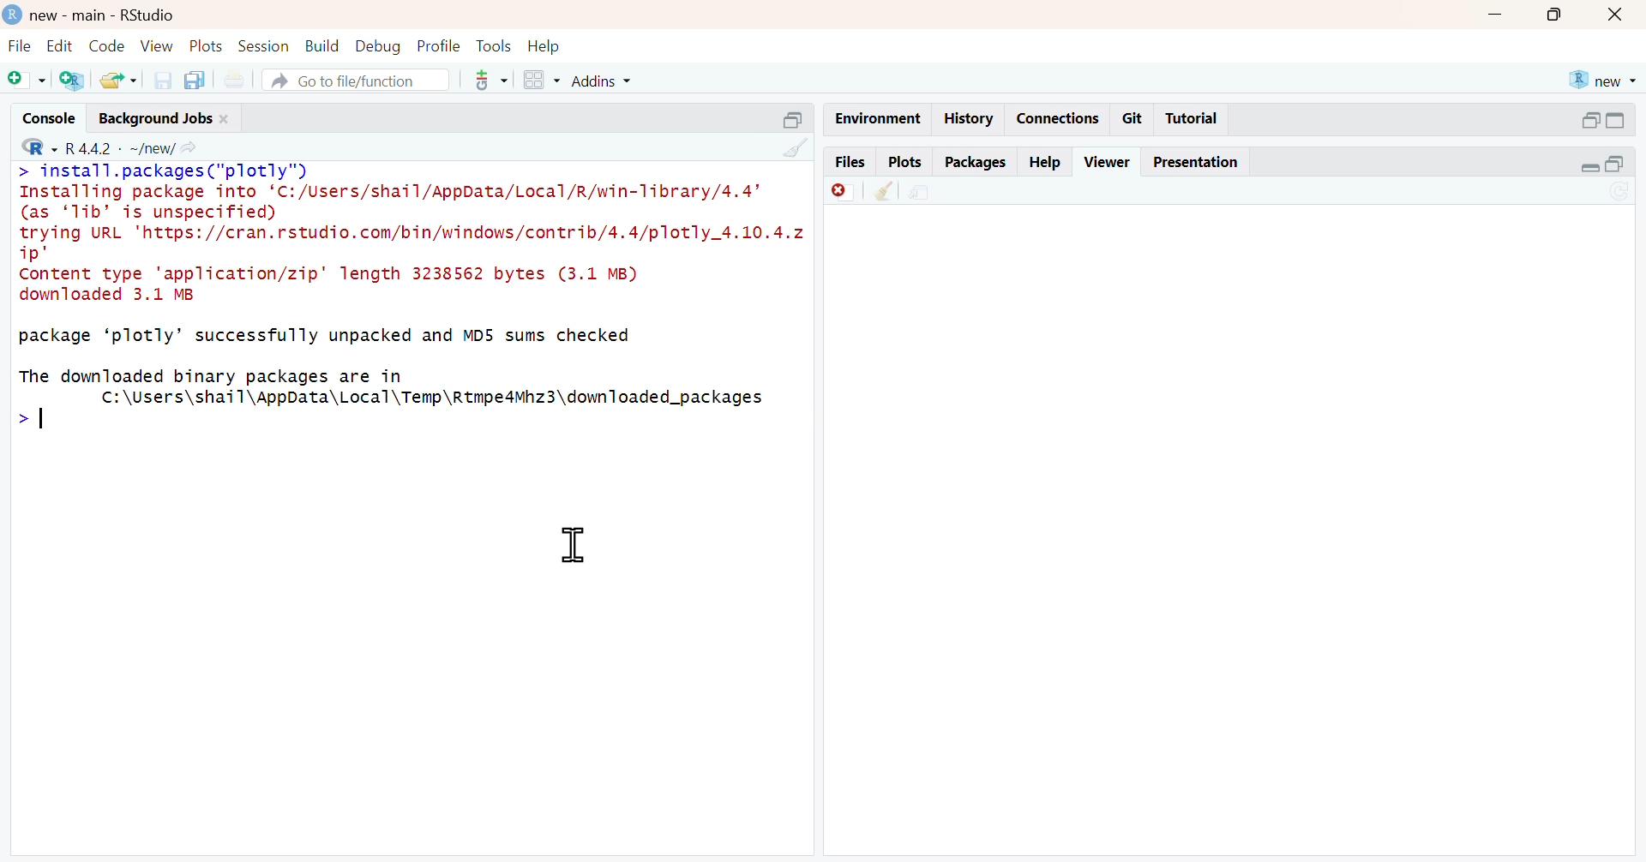 Image resolution: width=1646 pixels, height=862 pixels. Describe the element at coordinates (539, 80) in the screenshot. I see `workspace panes` at that location.